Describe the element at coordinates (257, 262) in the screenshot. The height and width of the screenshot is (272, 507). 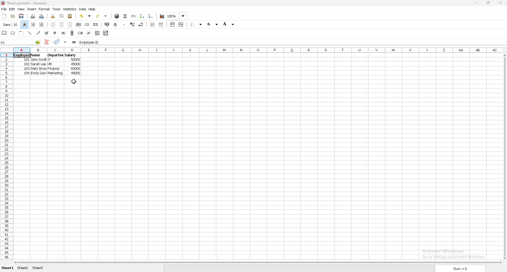
I see `scroll bar` at that location.